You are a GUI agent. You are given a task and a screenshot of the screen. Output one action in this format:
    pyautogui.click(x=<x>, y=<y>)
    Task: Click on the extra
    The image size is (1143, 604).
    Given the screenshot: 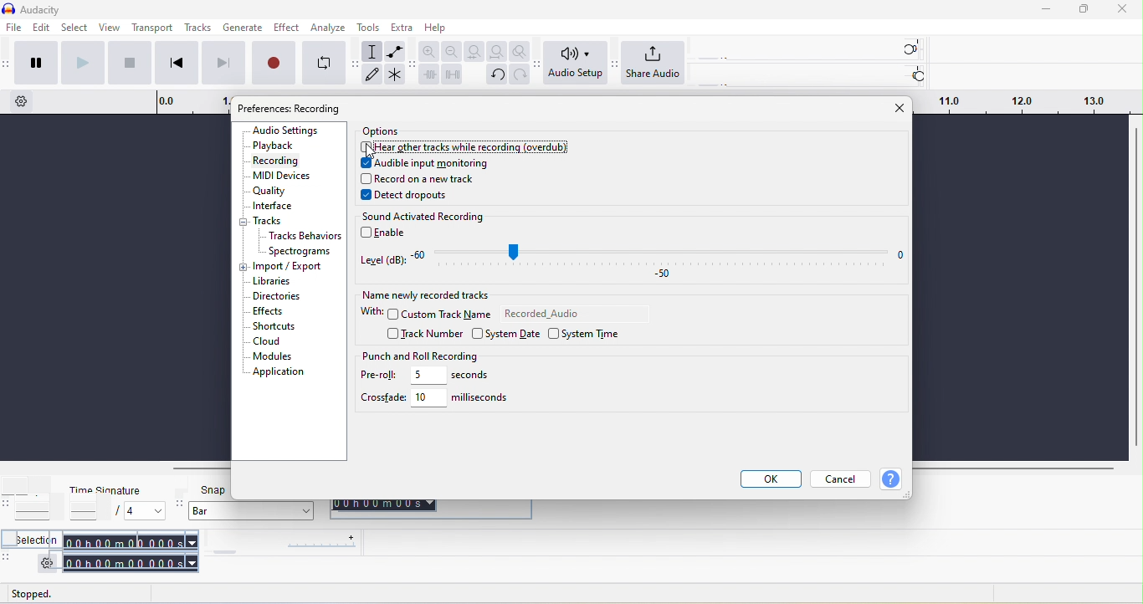 What is the action you would take?
    pyautogui.click(x=401, y=27)
    